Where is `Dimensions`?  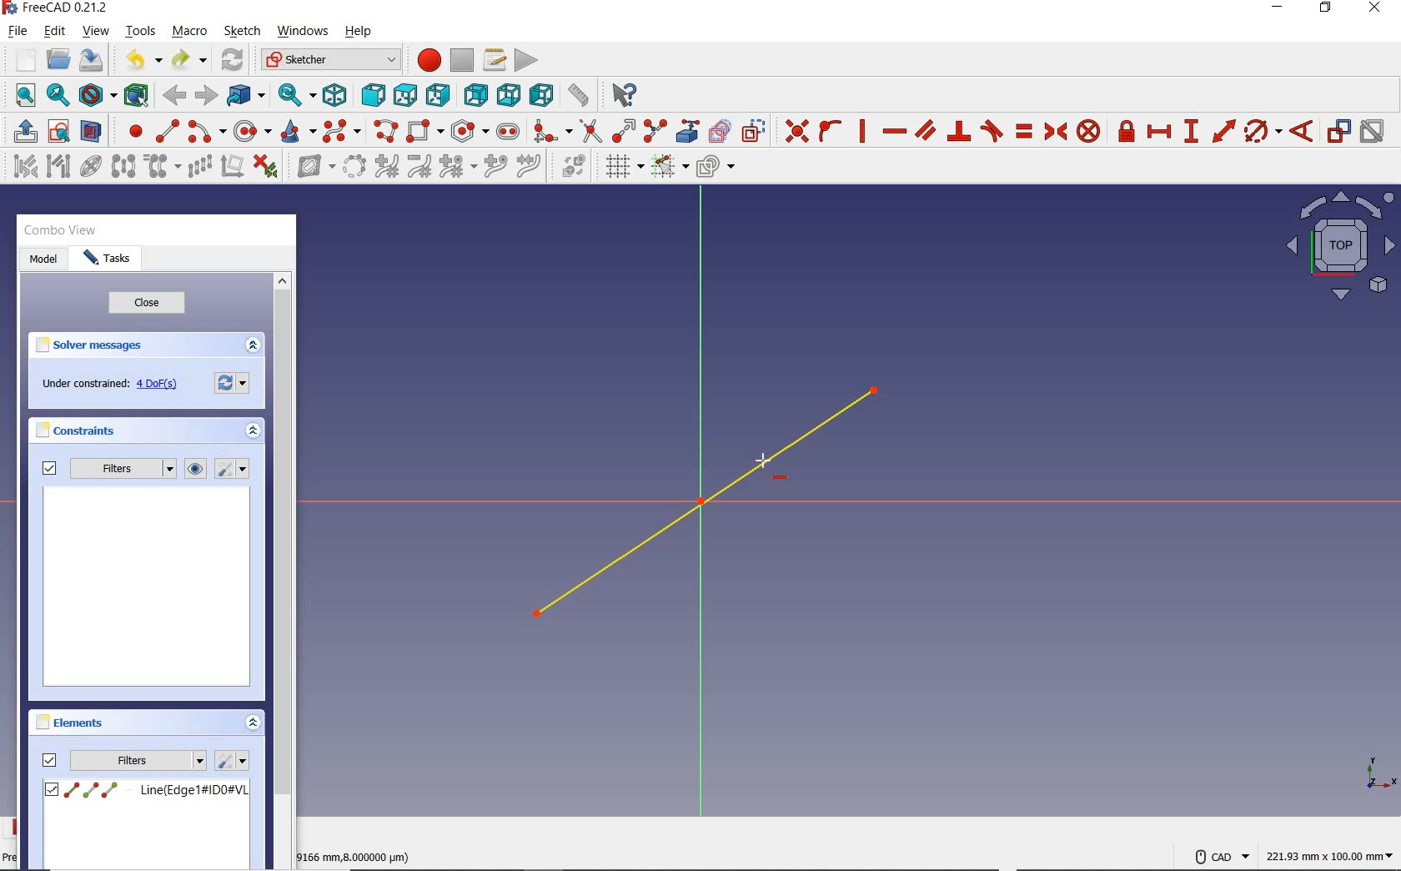
Dimensions is located at coordinates (1332, 856).